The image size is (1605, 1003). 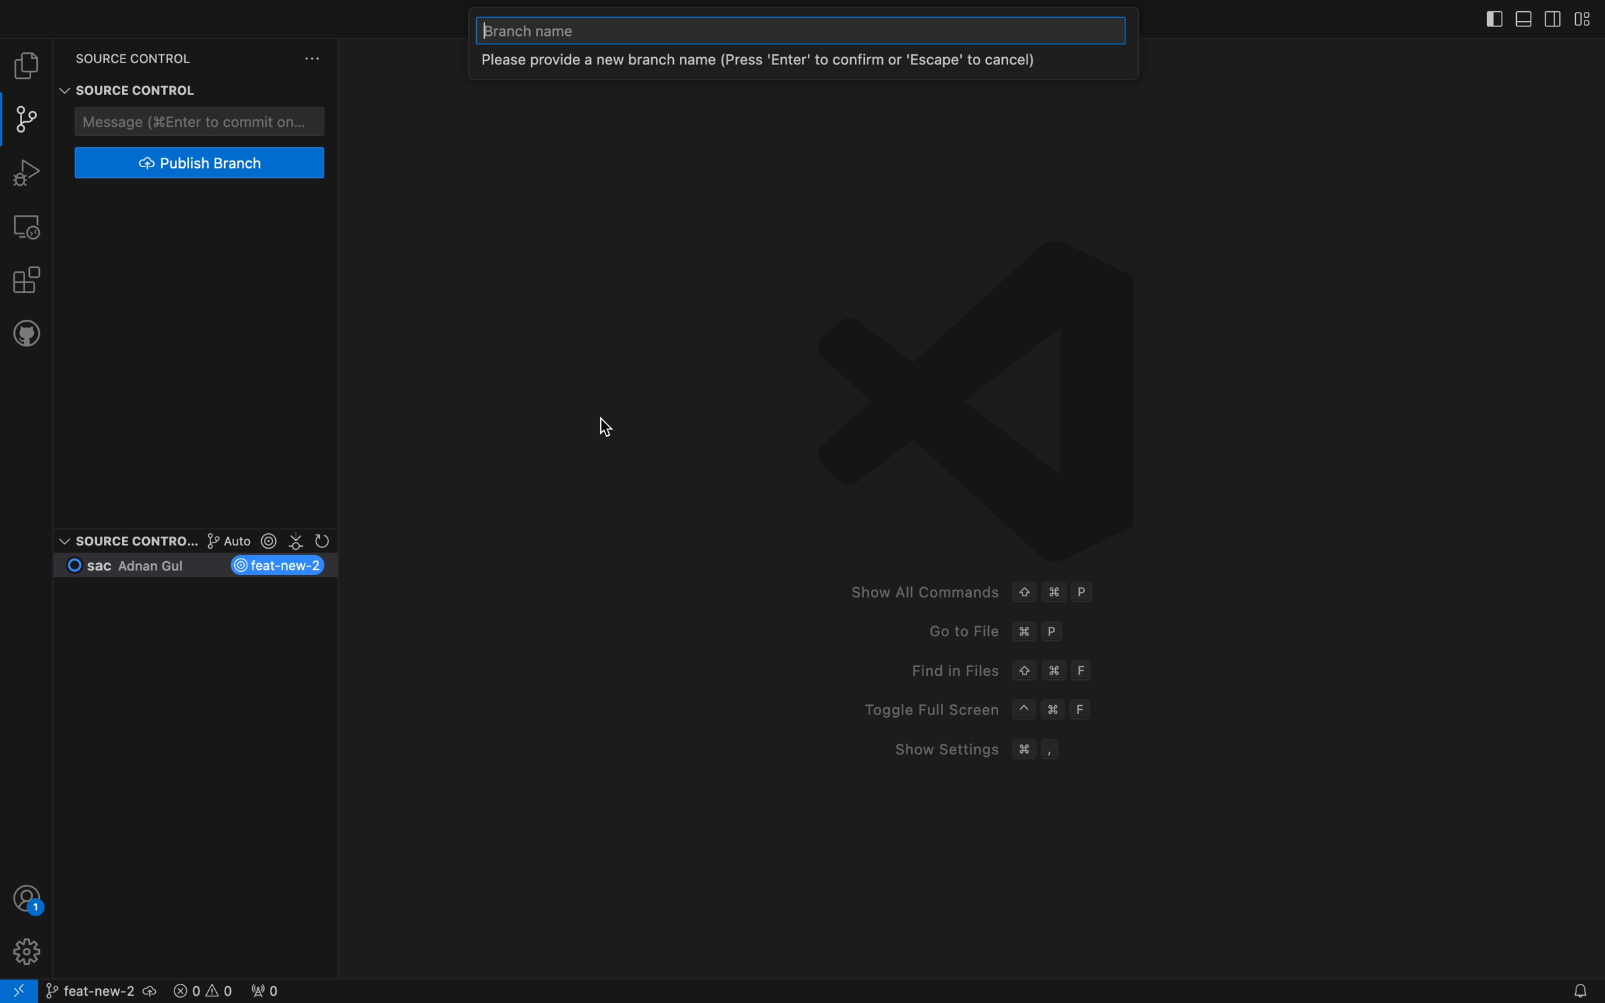 What do you see at coordinates (28, 226) in the screenshot?
I see `remote` at bounding box center [28, 226].